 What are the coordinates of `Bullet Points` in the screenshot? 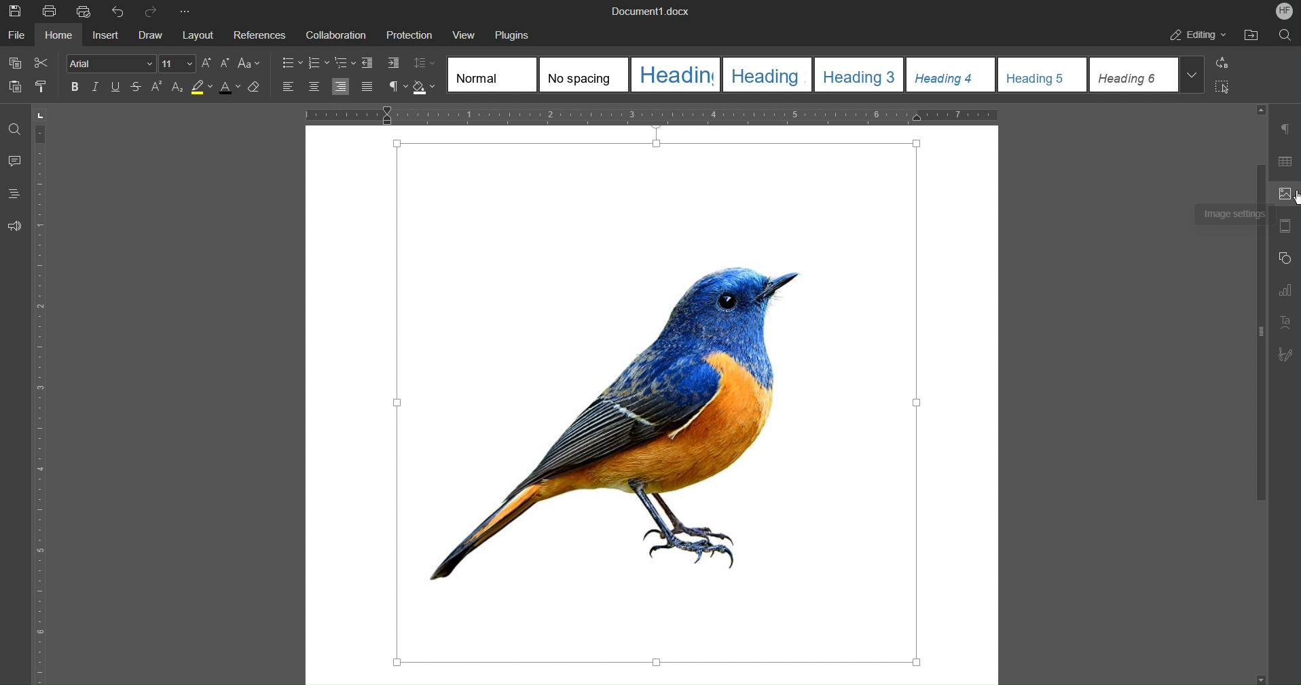 It's located at (291, 64).